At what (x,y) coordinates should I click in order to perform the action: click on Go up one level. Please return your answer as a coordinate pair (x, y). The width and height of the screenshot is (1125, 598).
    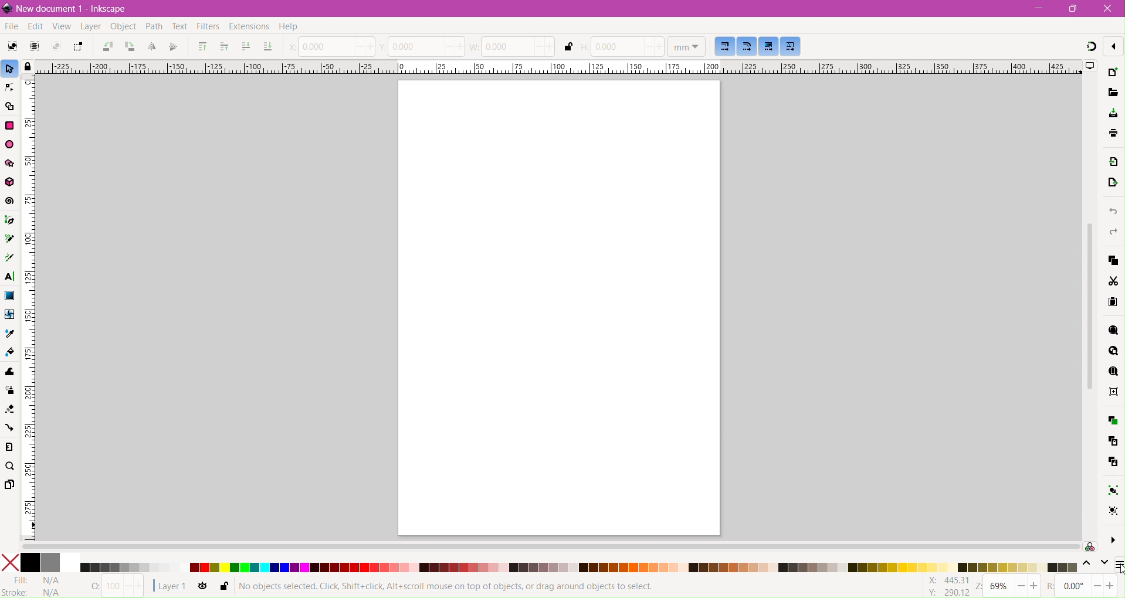
    Looking at the image, I should click on (1086, 565).